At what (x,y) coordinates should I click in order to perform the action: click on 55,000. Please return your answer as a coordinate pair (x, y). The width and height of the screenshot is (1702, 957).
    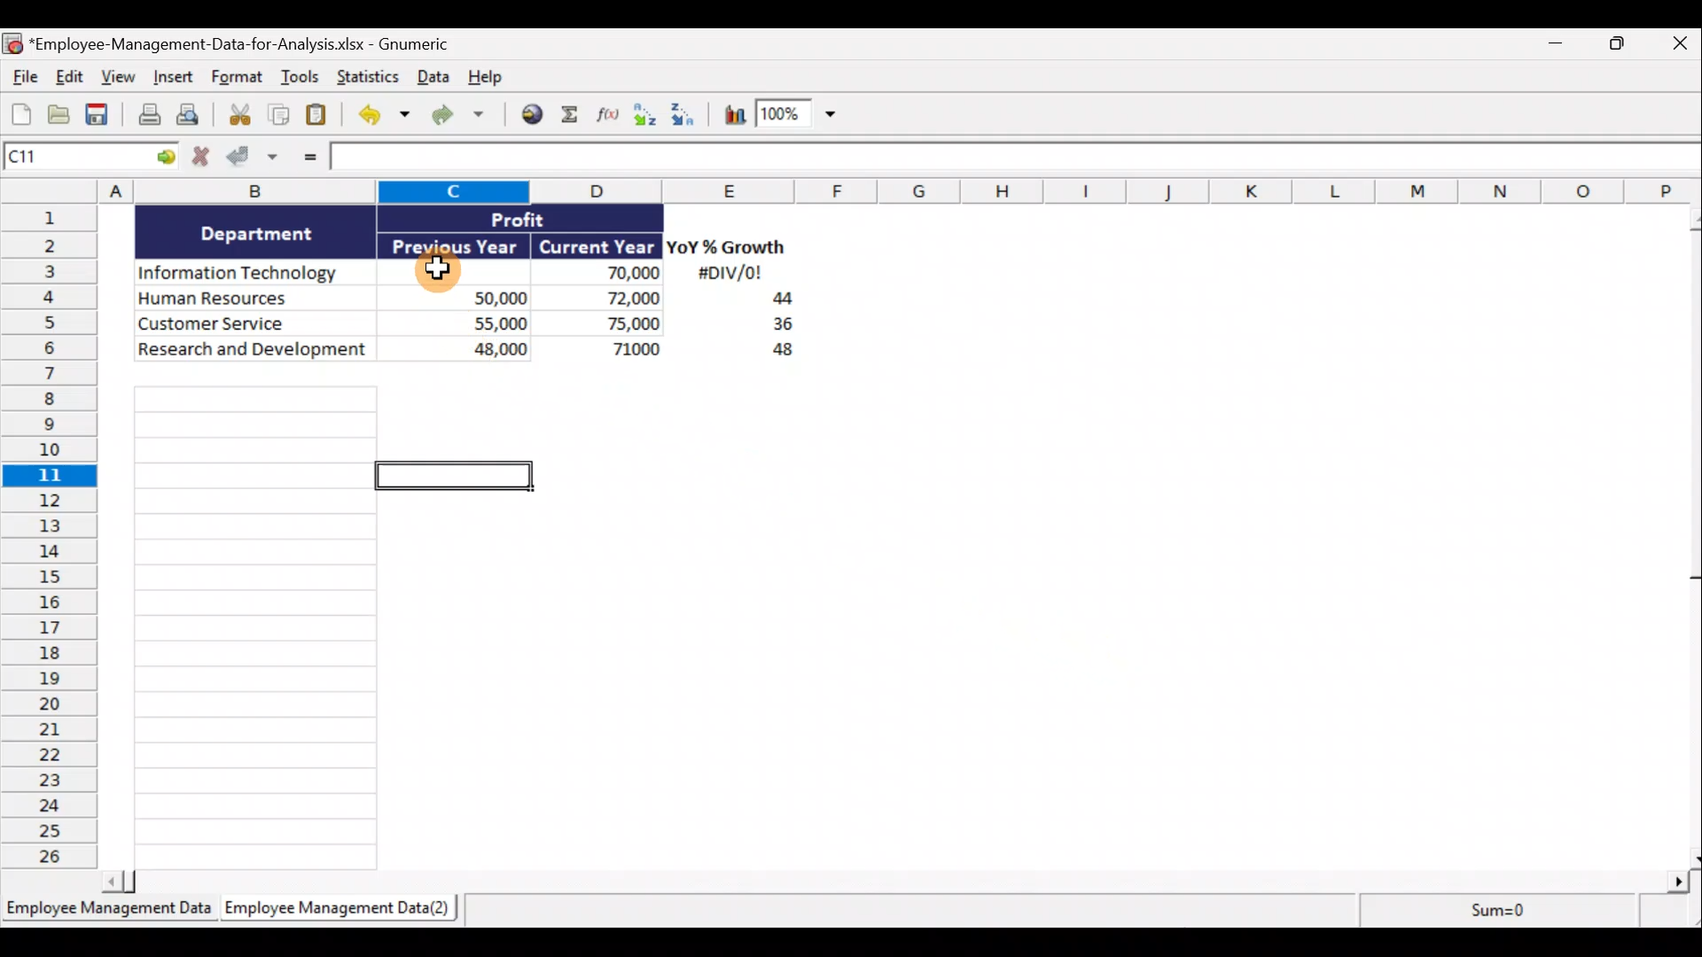
    Looking at the image, I should click on (464, 323).